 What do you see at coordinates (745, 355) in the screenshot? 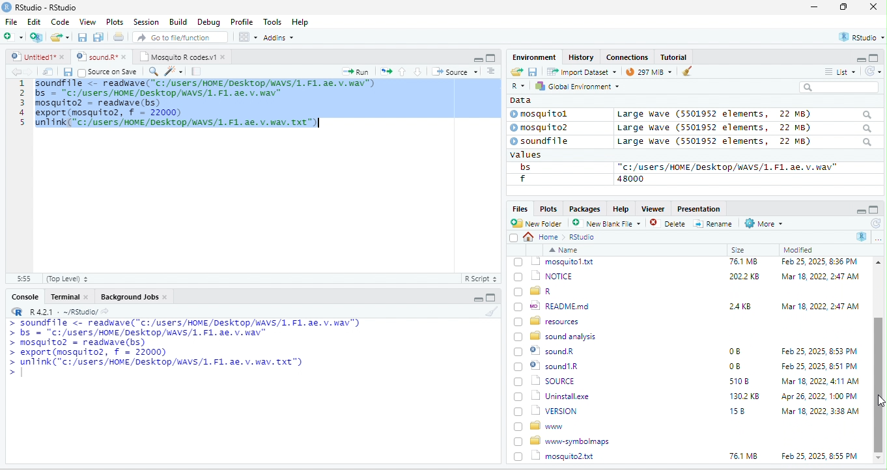
I see `2022 KB` at bounding box center [745, 355].